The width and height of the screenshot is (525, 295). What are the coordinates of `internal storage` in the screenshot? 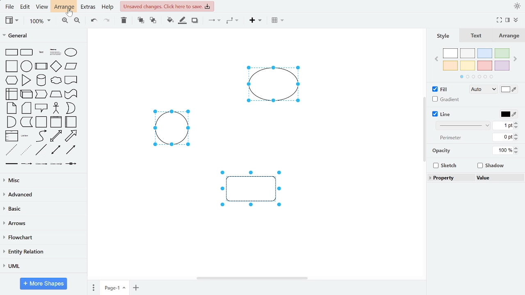 It's located at (13, 94).